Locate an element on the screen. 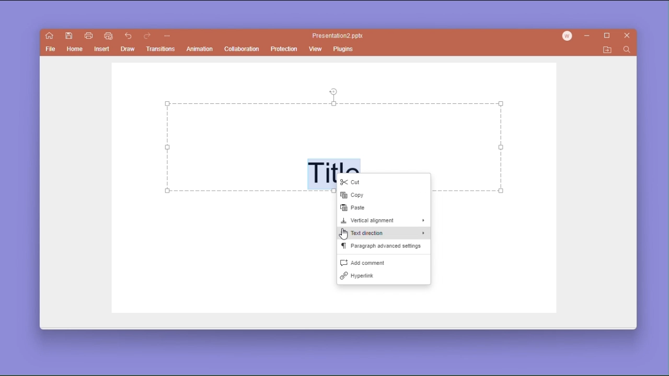  file is located at coordinates (51, 50).